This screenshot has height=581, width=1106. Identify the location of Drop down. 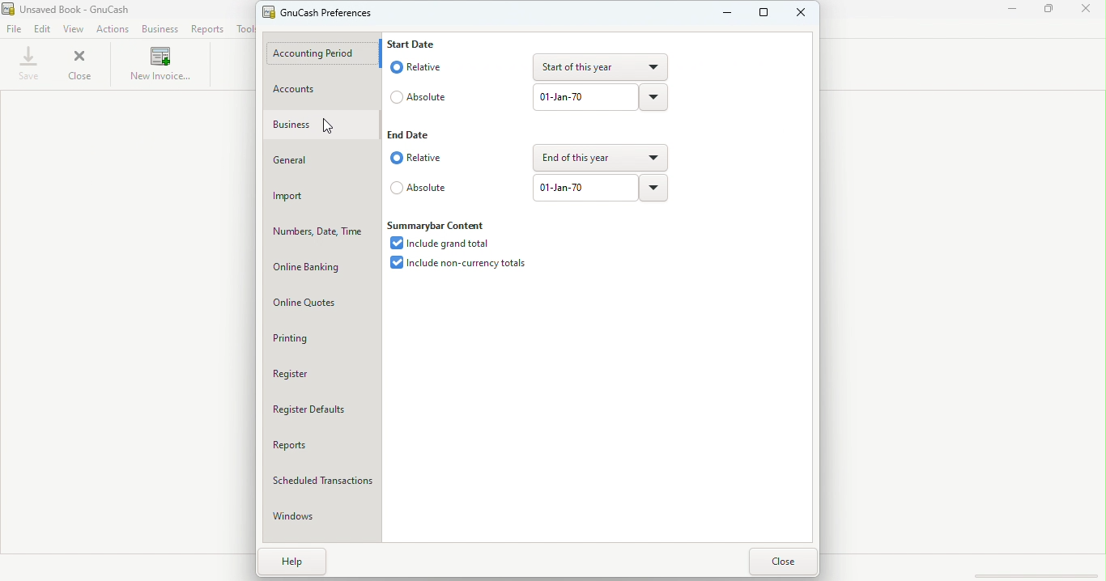
(657, 97).